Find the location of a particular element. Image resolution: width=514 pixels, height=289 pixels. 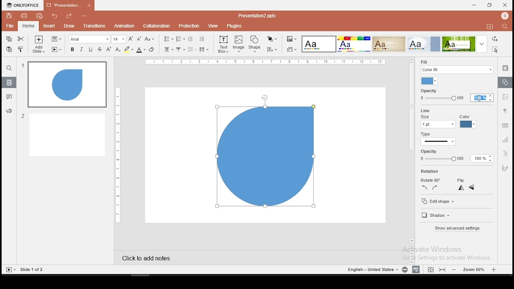

increase font size is located at coordinates (131, 39).